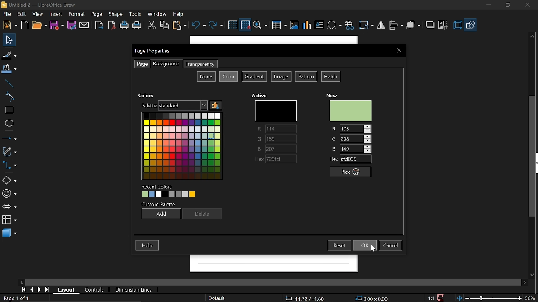 Image resolution: width=538 pixels, height=302 pixels. I want to click on Untitled 2 - LibreOffice Draw, so click(42, 4).